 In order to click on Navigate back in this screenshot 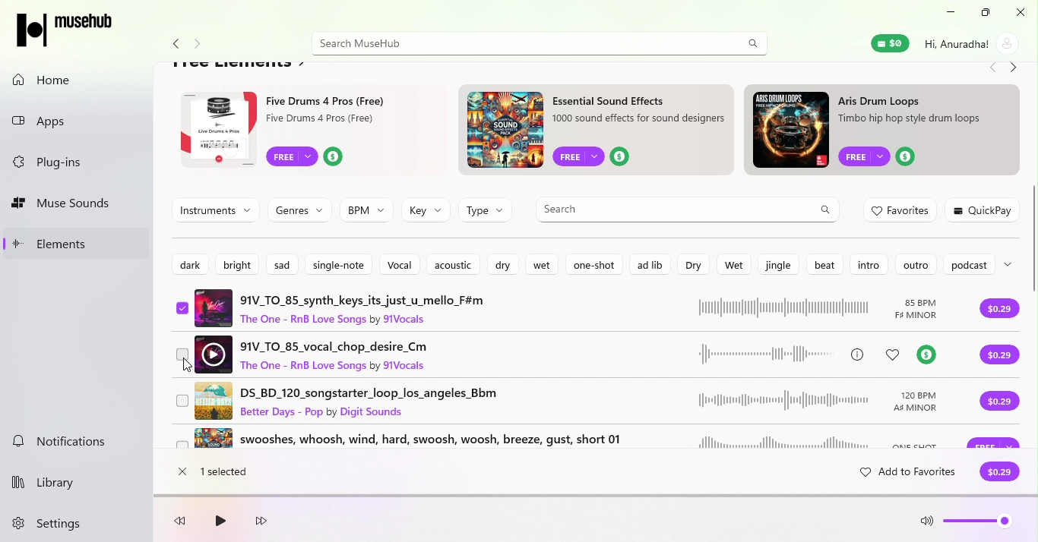, I will do `click(991, 69)`.